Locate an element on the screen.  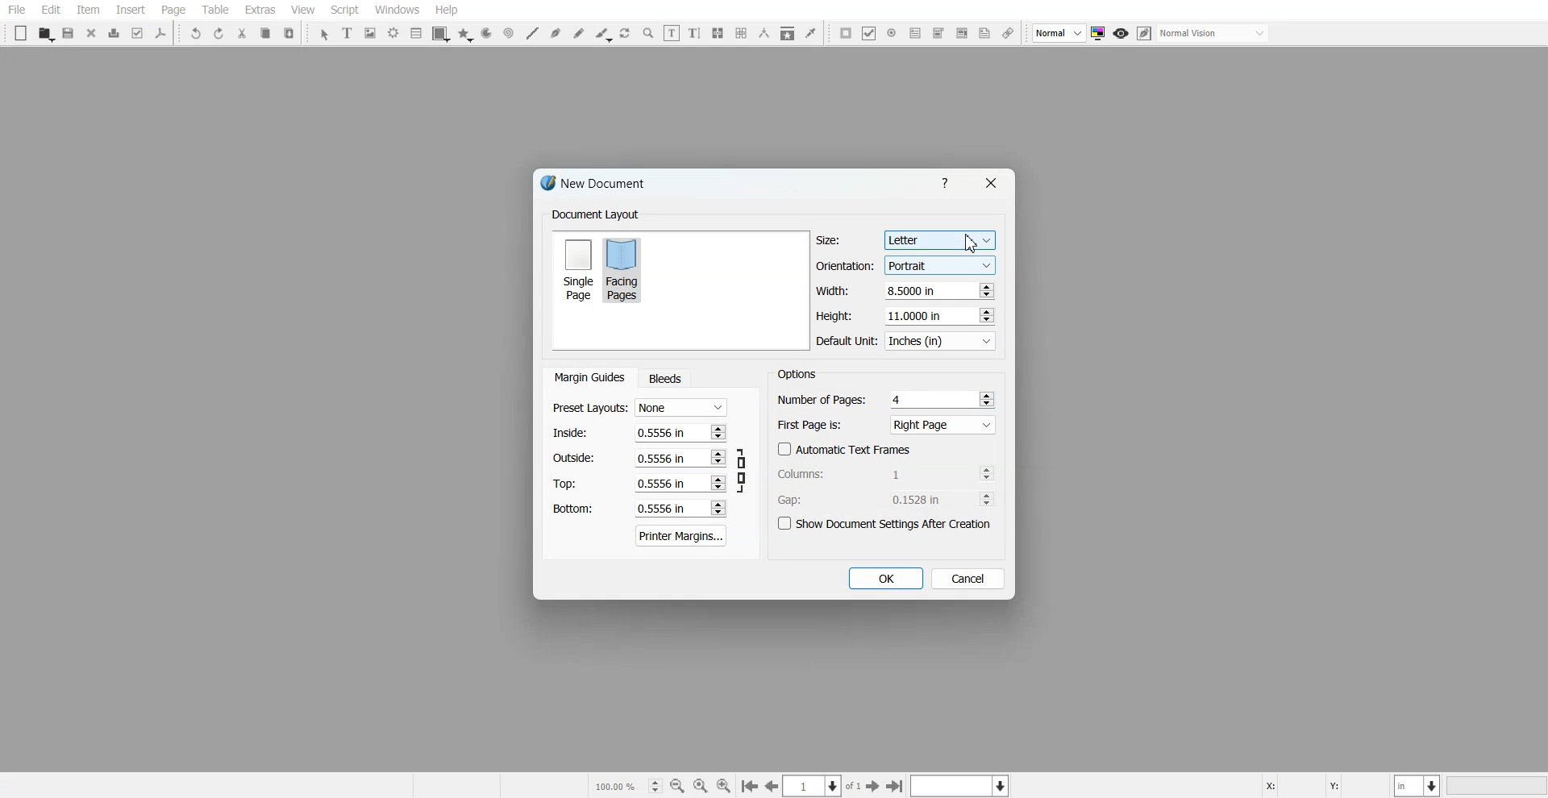
Copy is located at coordinates (264, 33).